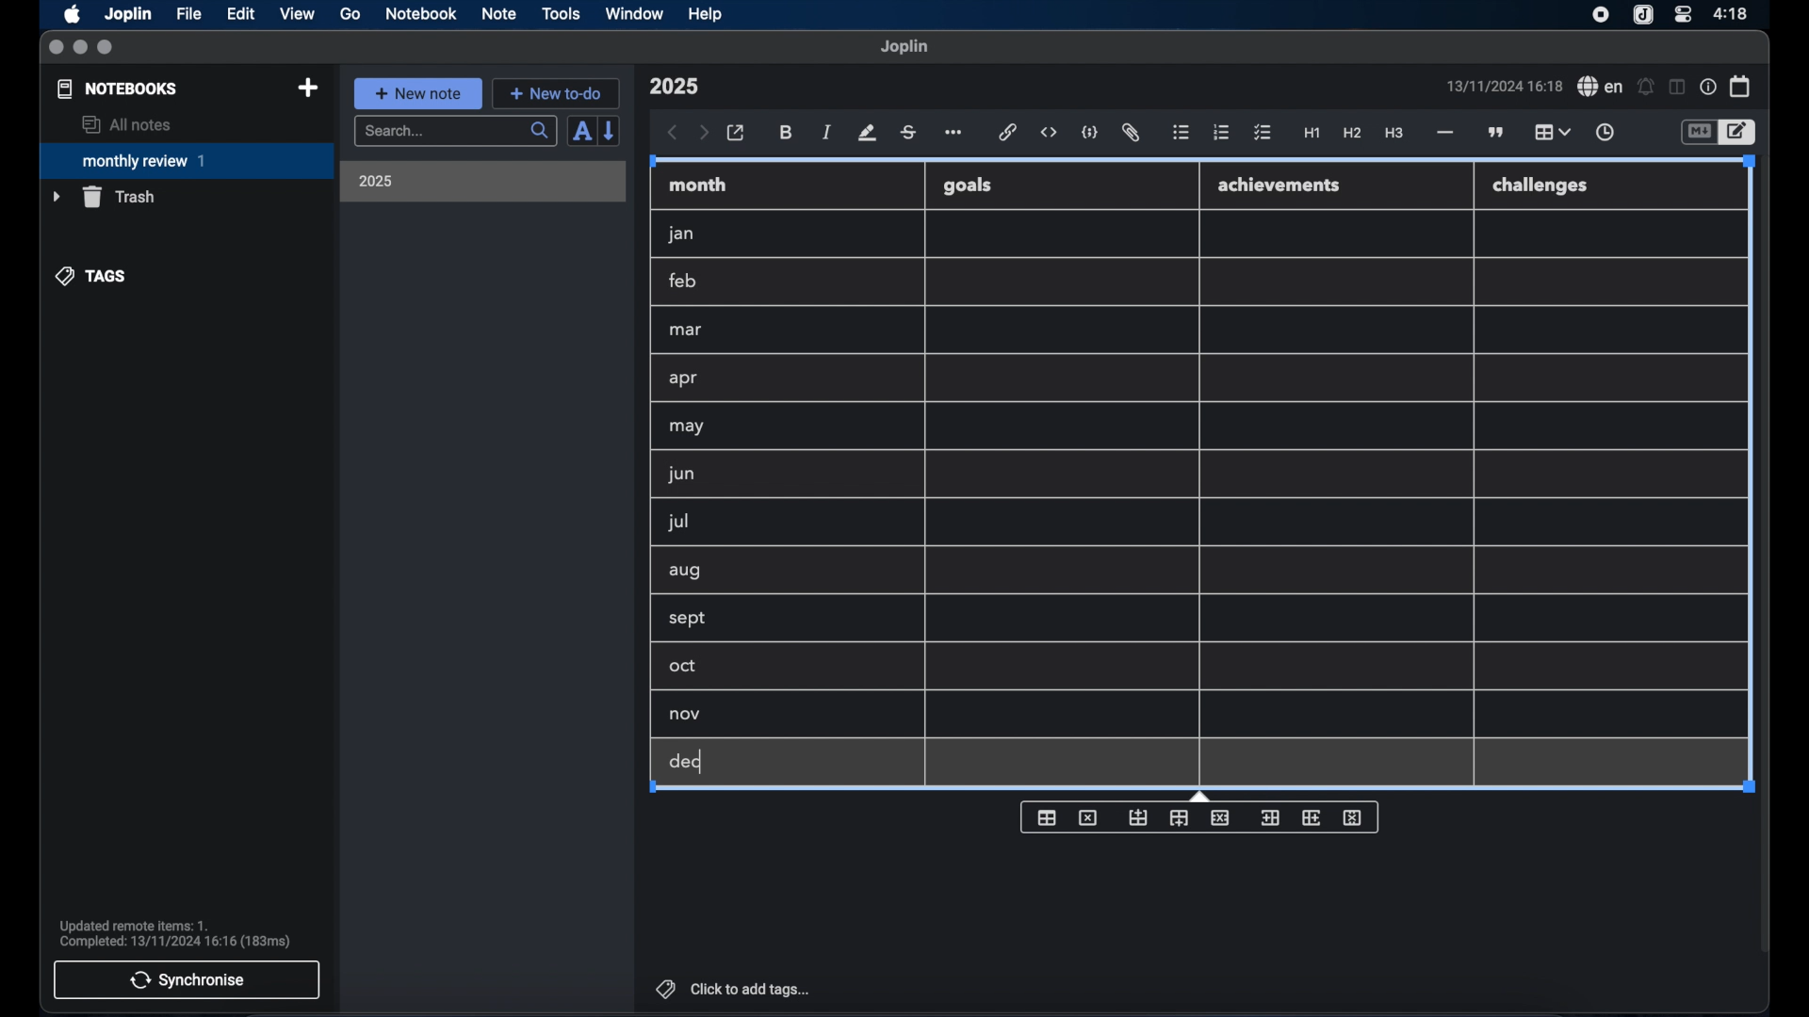  I want to click on apr, so click(685, 379).